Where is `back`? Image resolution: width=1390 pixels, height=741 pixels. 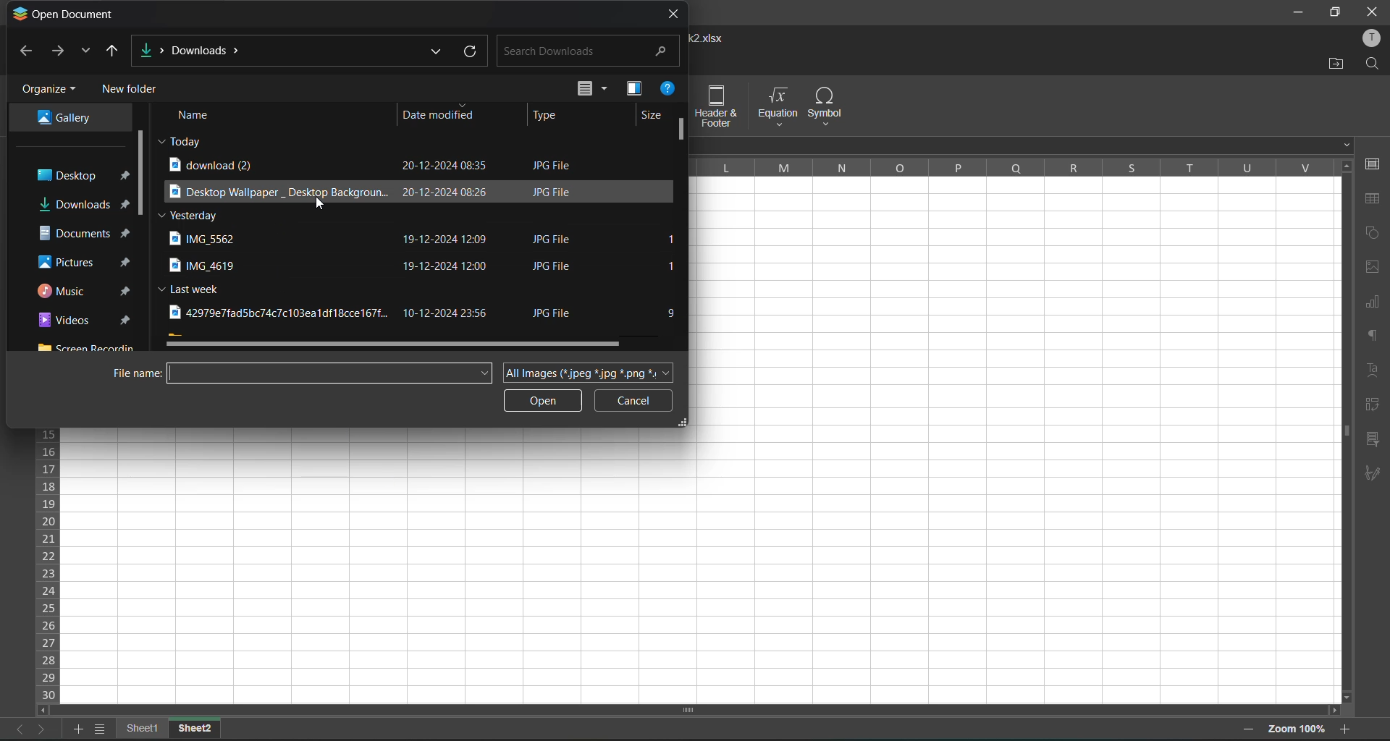
back is located at coordinates (26, 54).